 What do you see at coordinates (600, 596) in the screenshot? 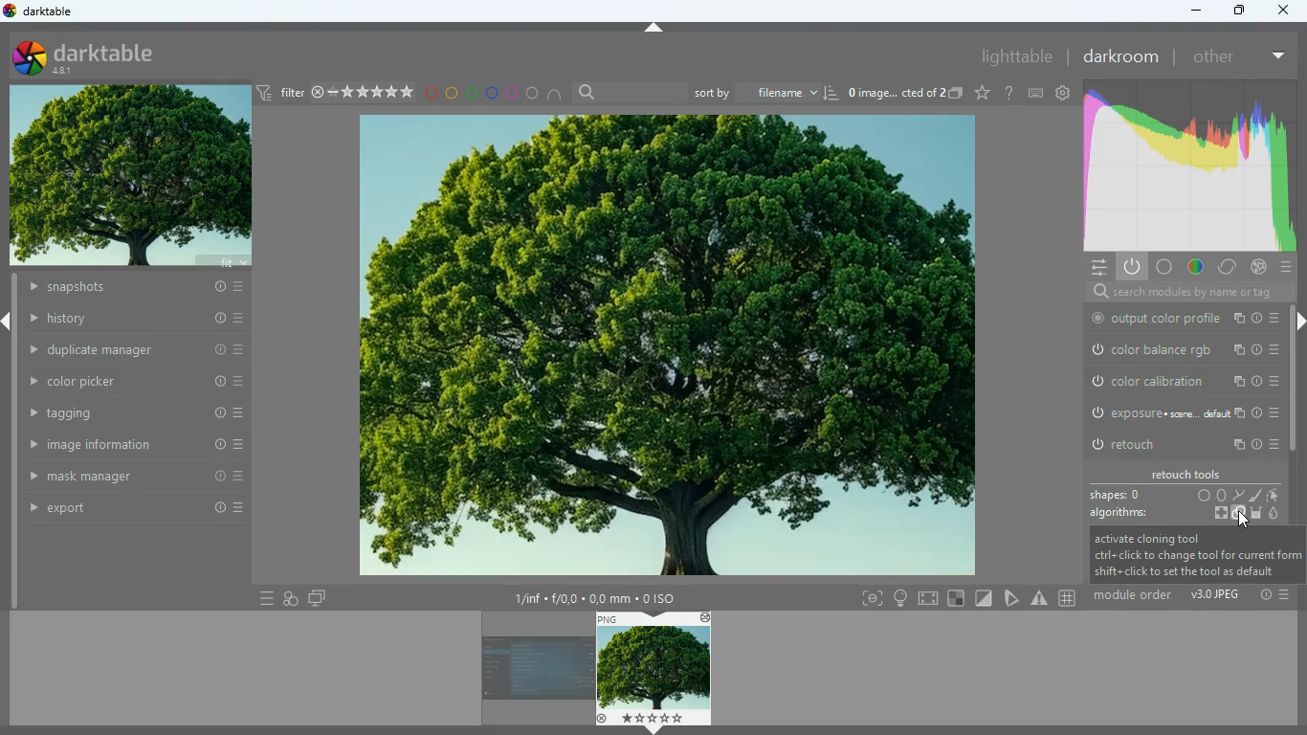
I see `image details` at bounding box center [600, 596].